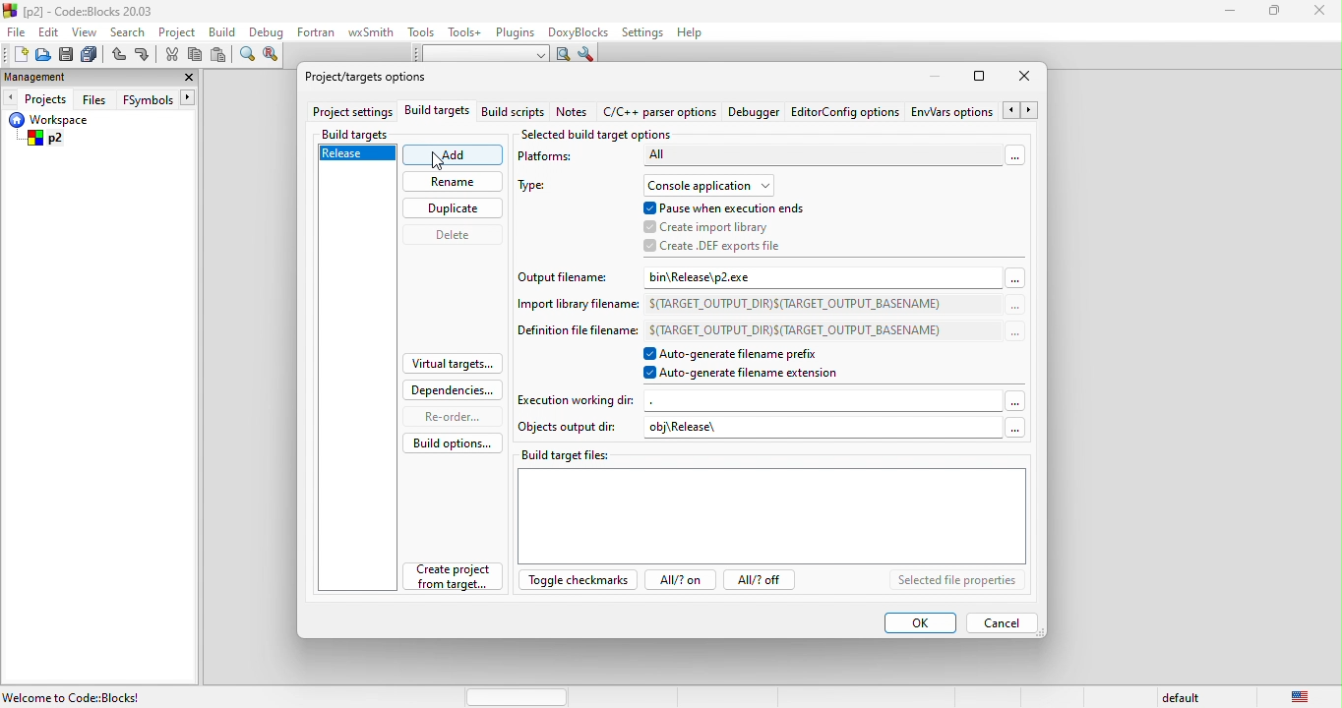 This screenshot has height=708, width=1342. What do you see at coordinates (74, 697) in the screenshot?
I see `Welcome to Code::Blocks!` at bounding box center [74, 697].